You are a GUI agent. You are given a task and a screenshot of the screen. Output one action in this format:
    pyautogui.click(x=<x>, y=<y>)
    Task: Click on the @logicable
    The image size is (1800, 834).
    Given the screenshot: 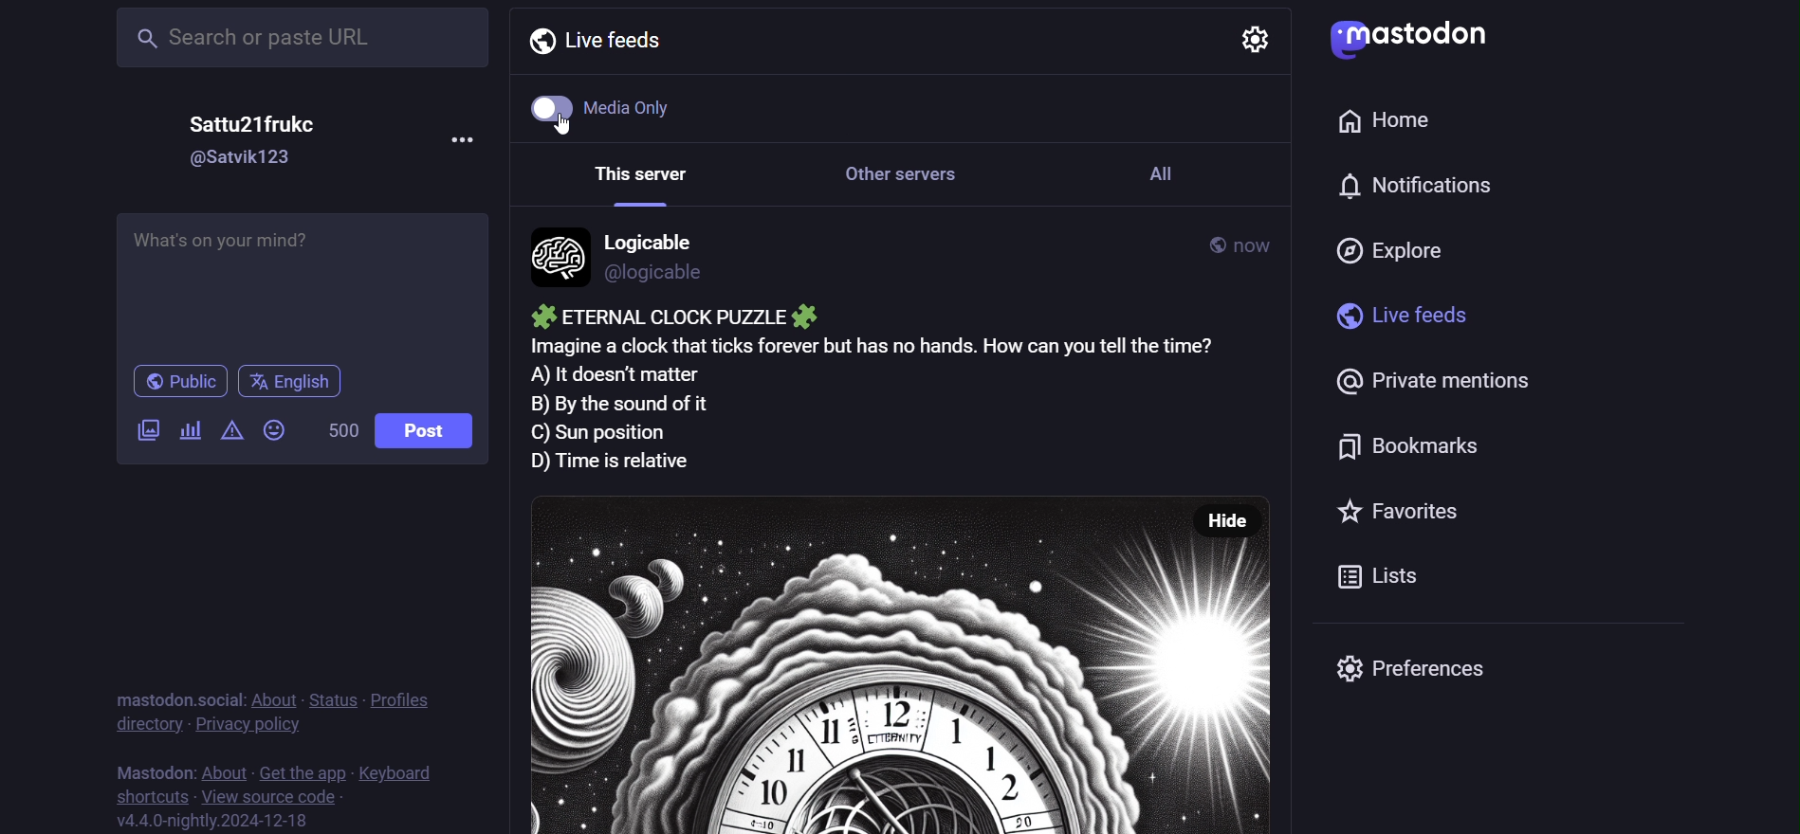 What is the action you would take?
    pyautogui.click(x=654, y=275)
    